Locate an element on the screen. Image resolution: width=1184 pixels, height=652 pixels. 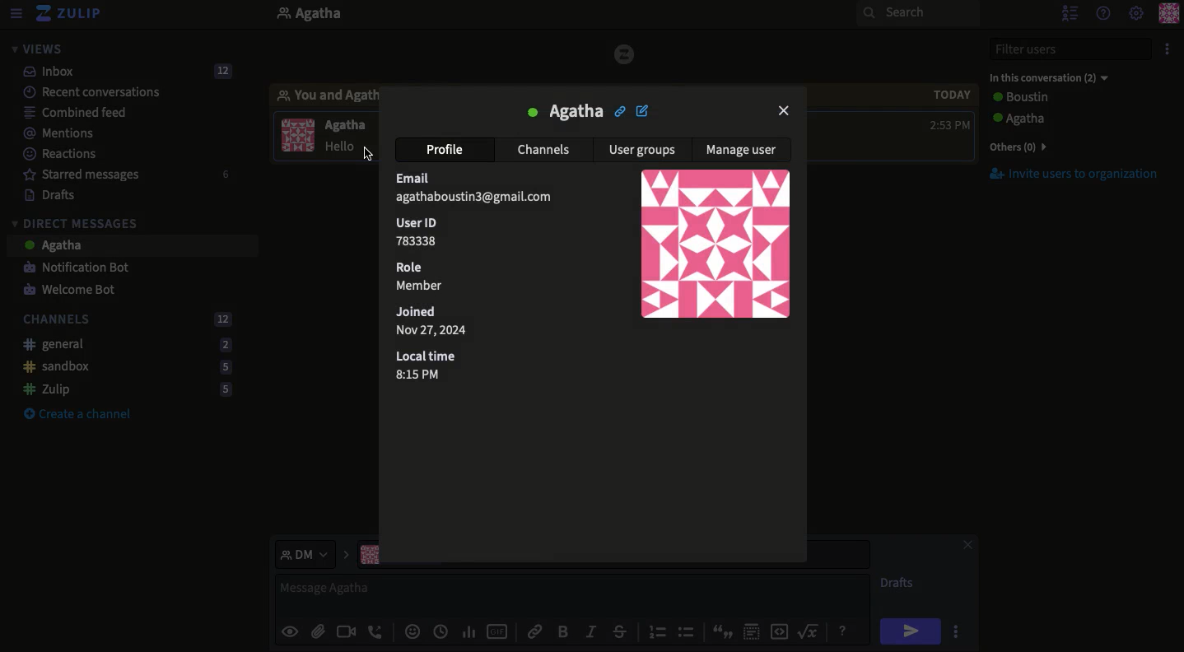
Welcome bot is located at coordinates (77, 289).